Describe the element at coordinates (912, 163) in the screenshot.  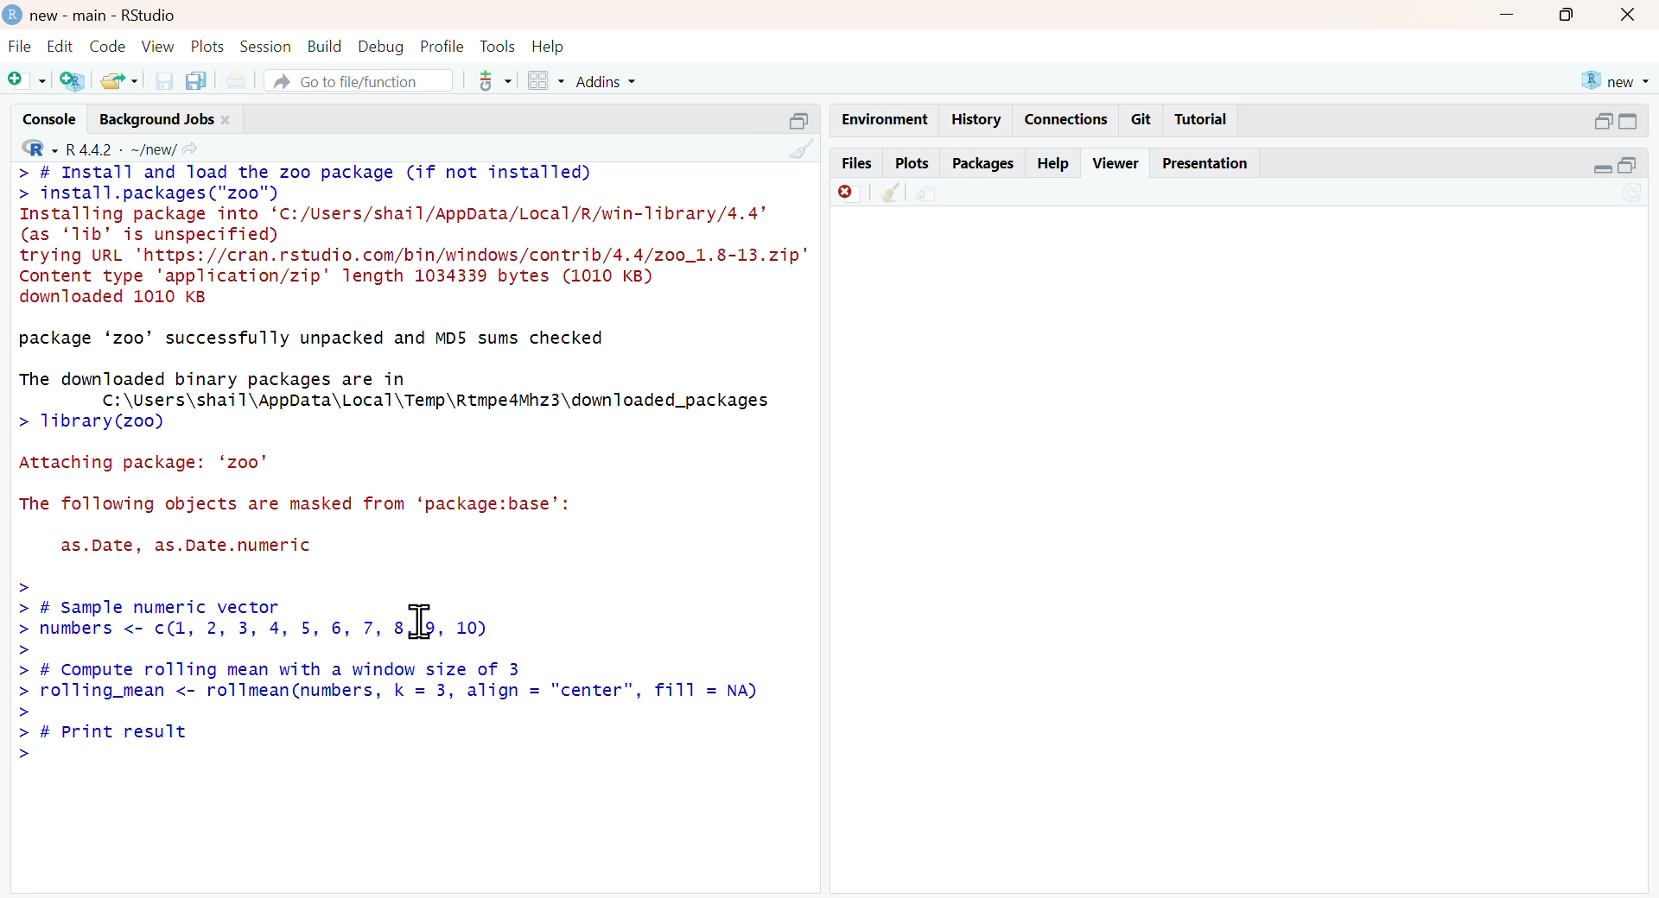
I see `plots` at that location.